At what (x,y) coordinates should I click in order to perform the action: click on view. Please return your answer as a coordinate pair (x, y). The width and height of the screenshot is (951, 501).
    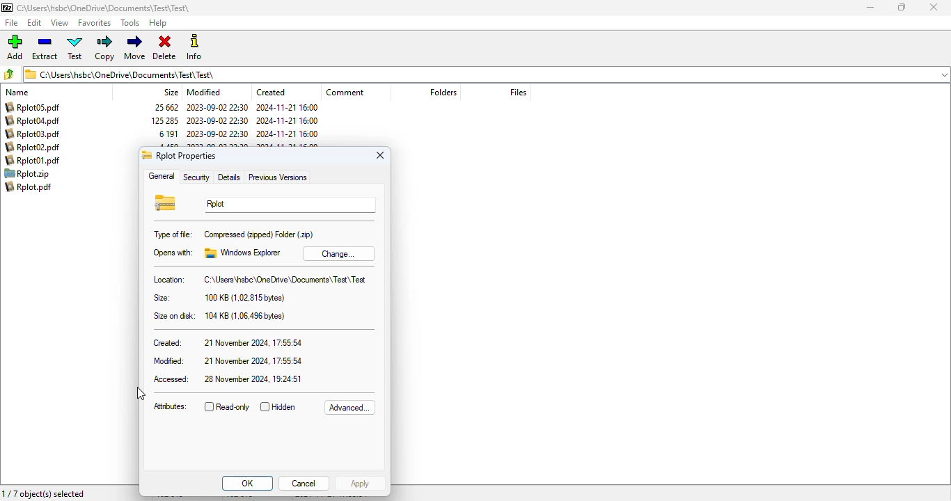
    Looking at the image, I should click on (59, 23).